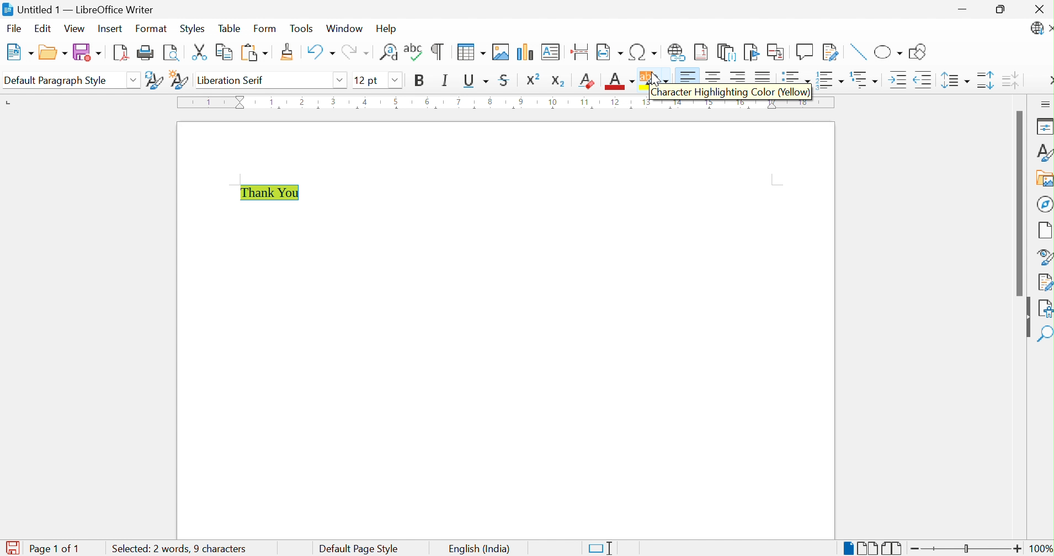 The image size is (1054, 556). What do you see at coordinates (12, 547) in the screenshot?
I see `The document has been modified. Click to save the document.` at bounding box center [12, 547].